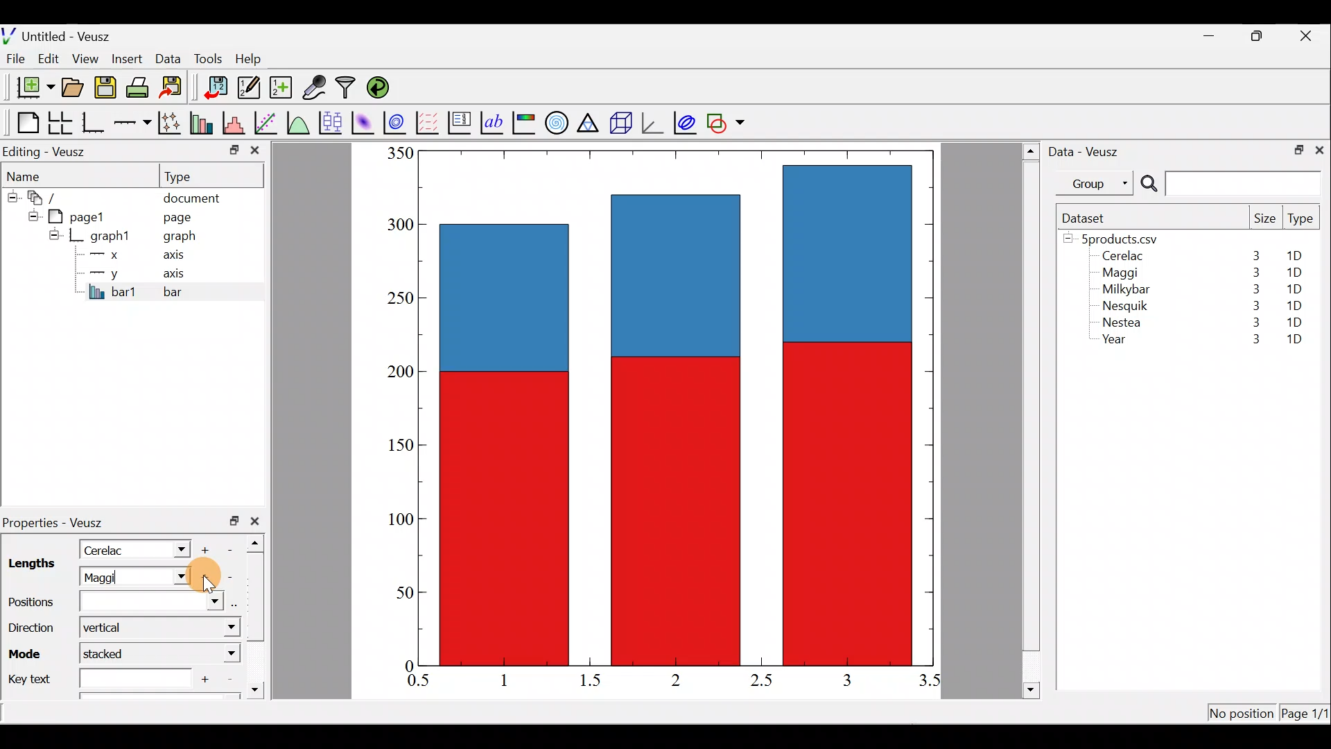  Describe the element at coordinates (419, 682) in the screenshot. I see `0.5` at that location.